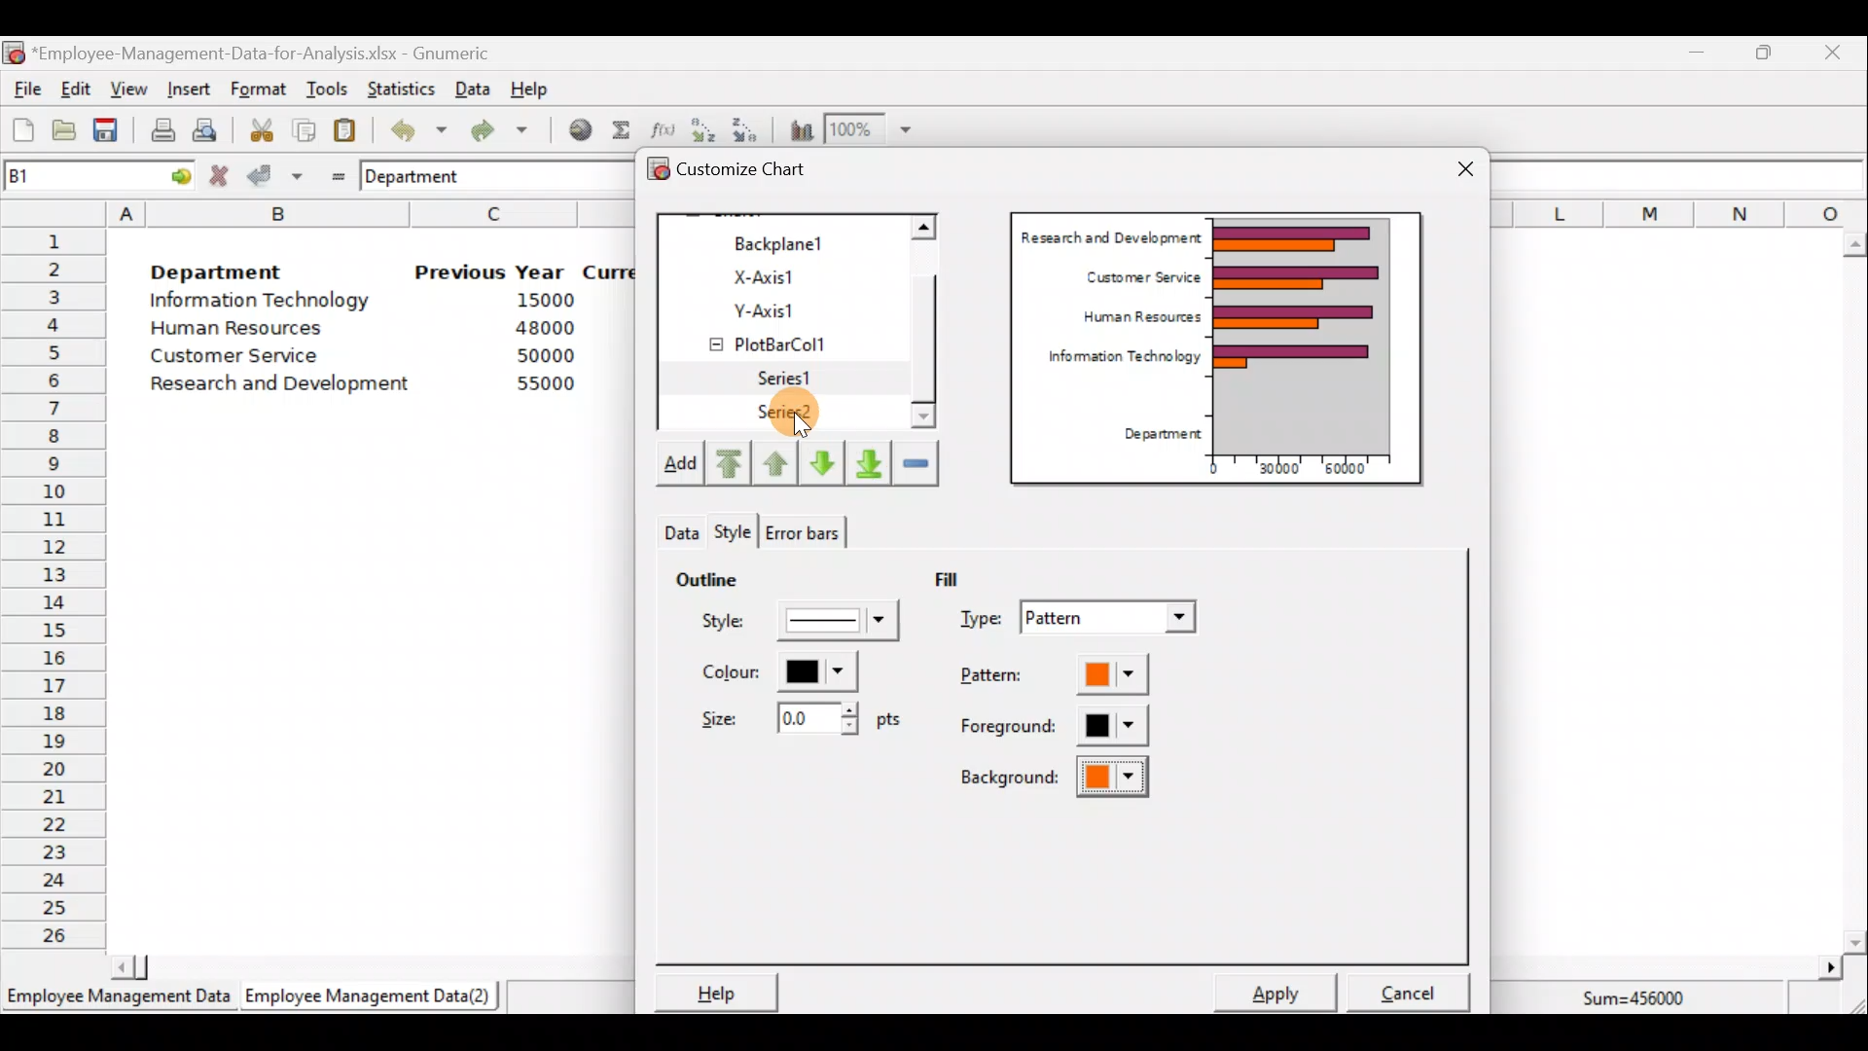 Image resolution: width=1868 pixels, height=1051 pixels. I want to click on Insert hyperlink, so click(573, 128).